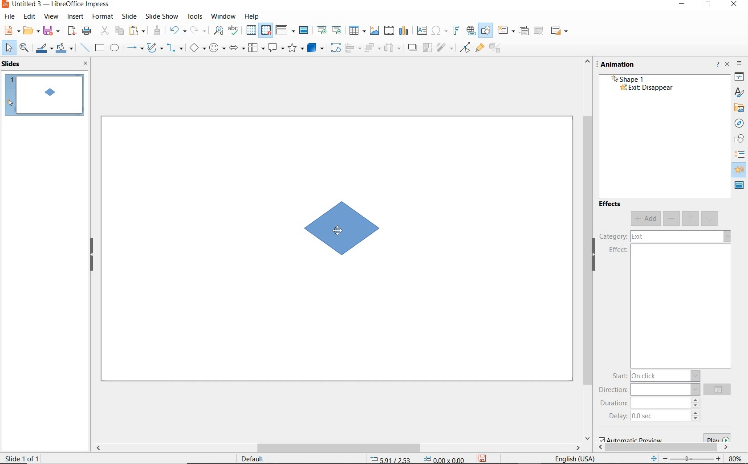 Image resolution: width=748 pixels, height=464 pixels. I want to click on insert hyperlink, so click(471, 32).